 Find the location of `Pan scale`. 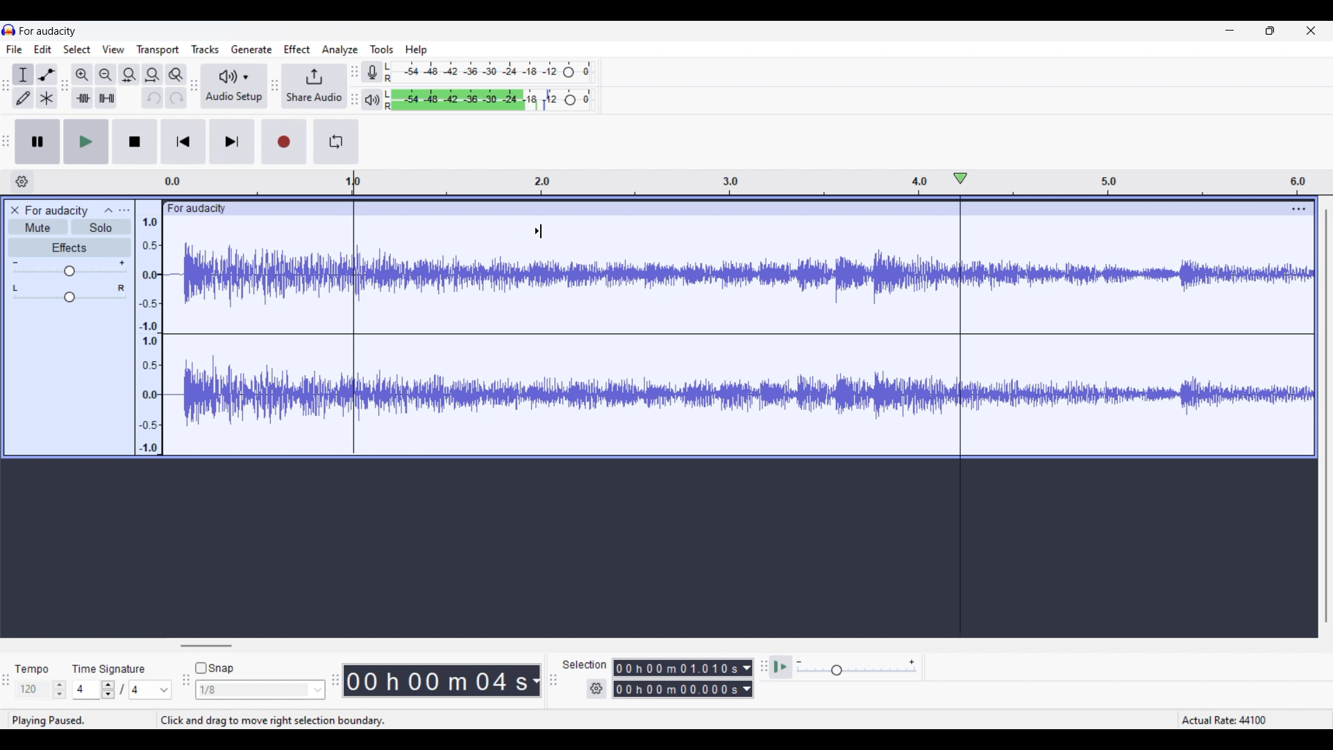

Pan scale is located at coordinates (69, 293).